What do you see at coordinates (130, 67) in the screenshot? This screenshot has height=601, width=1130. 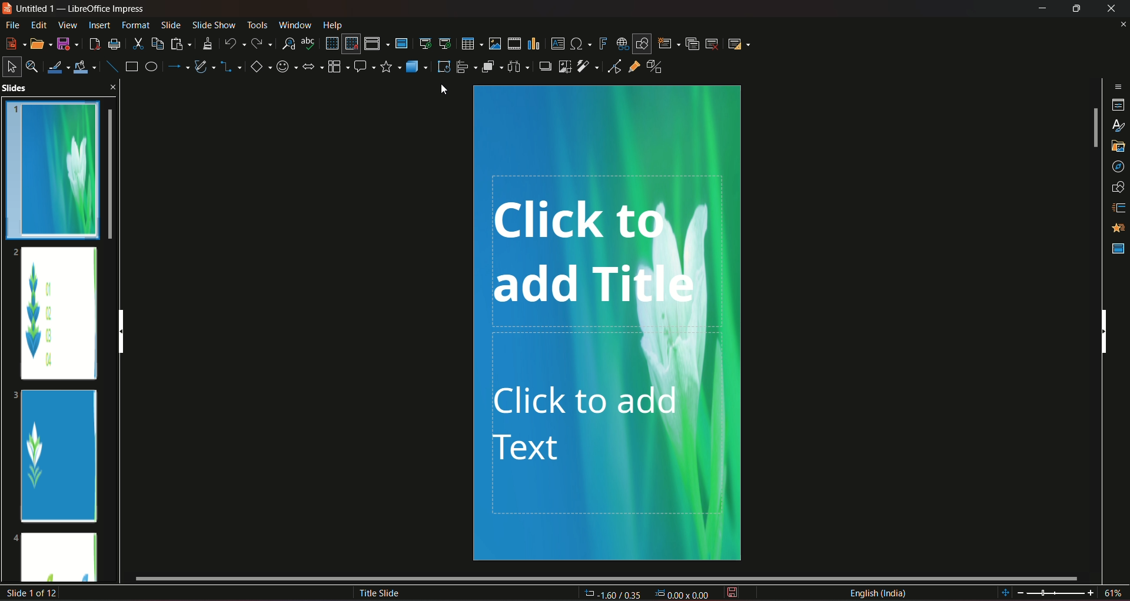 I see `rectangle` at bounding box center [130, 67].